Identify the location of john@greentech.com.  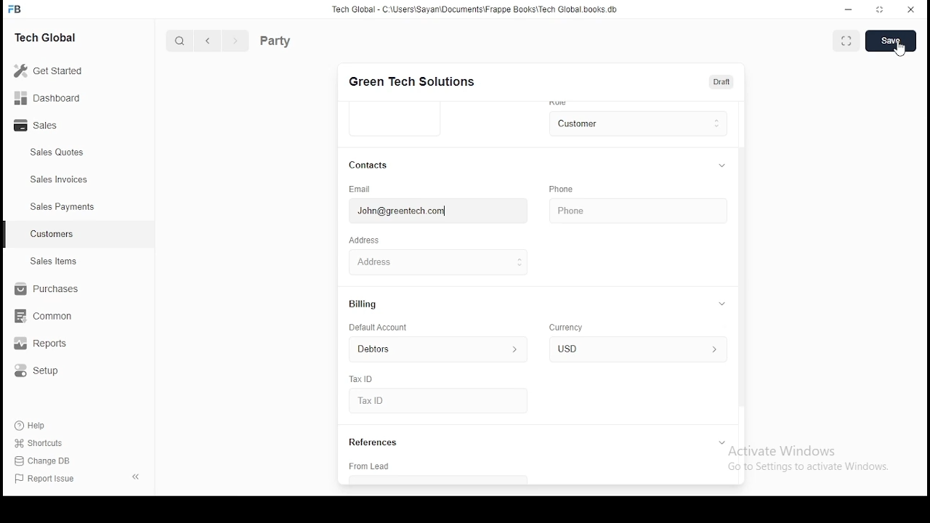
(425, 212).